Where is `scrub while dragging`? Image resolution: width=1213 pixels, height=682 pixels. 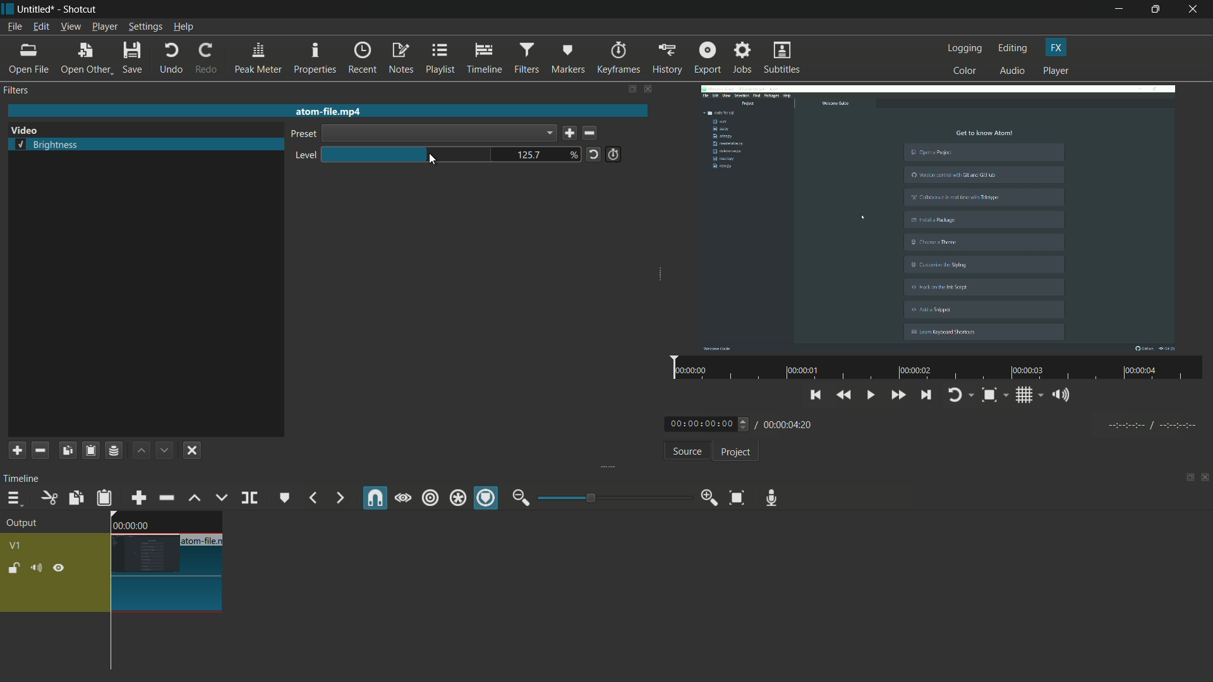 scrub while dragging is located at coordinates (402, 498).